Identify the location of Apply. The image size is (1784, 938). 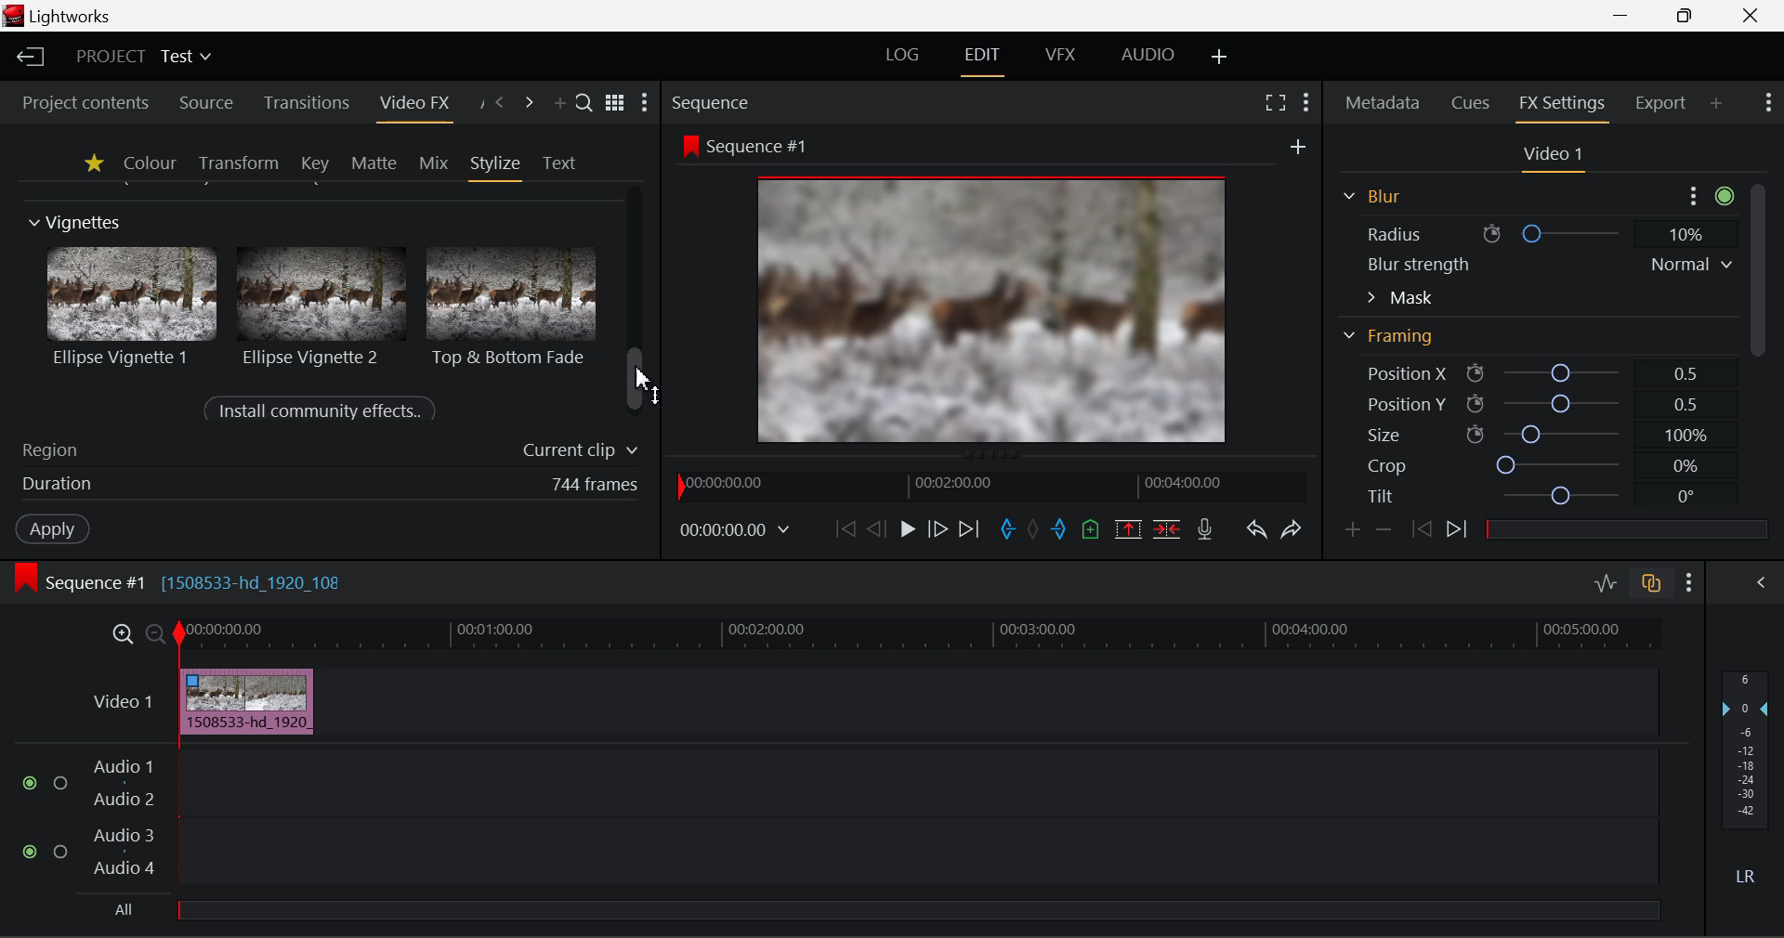
(52, 531).